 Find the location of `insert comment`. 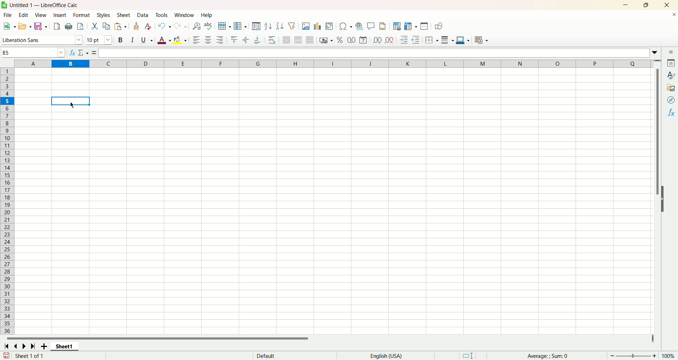

insert comment is located at coordinates (371, 25).